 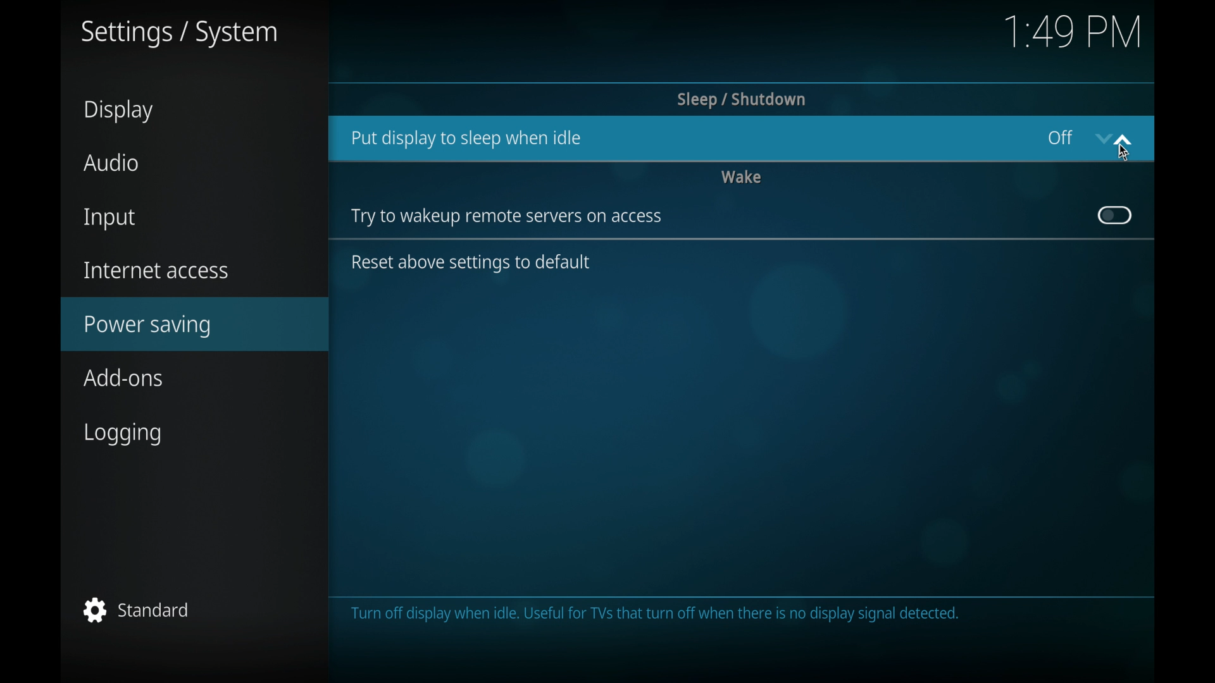 What do you see at coordinates (473, 264) in the screenshot?
I see `reset above settings default` at bounding box center [473, 264].